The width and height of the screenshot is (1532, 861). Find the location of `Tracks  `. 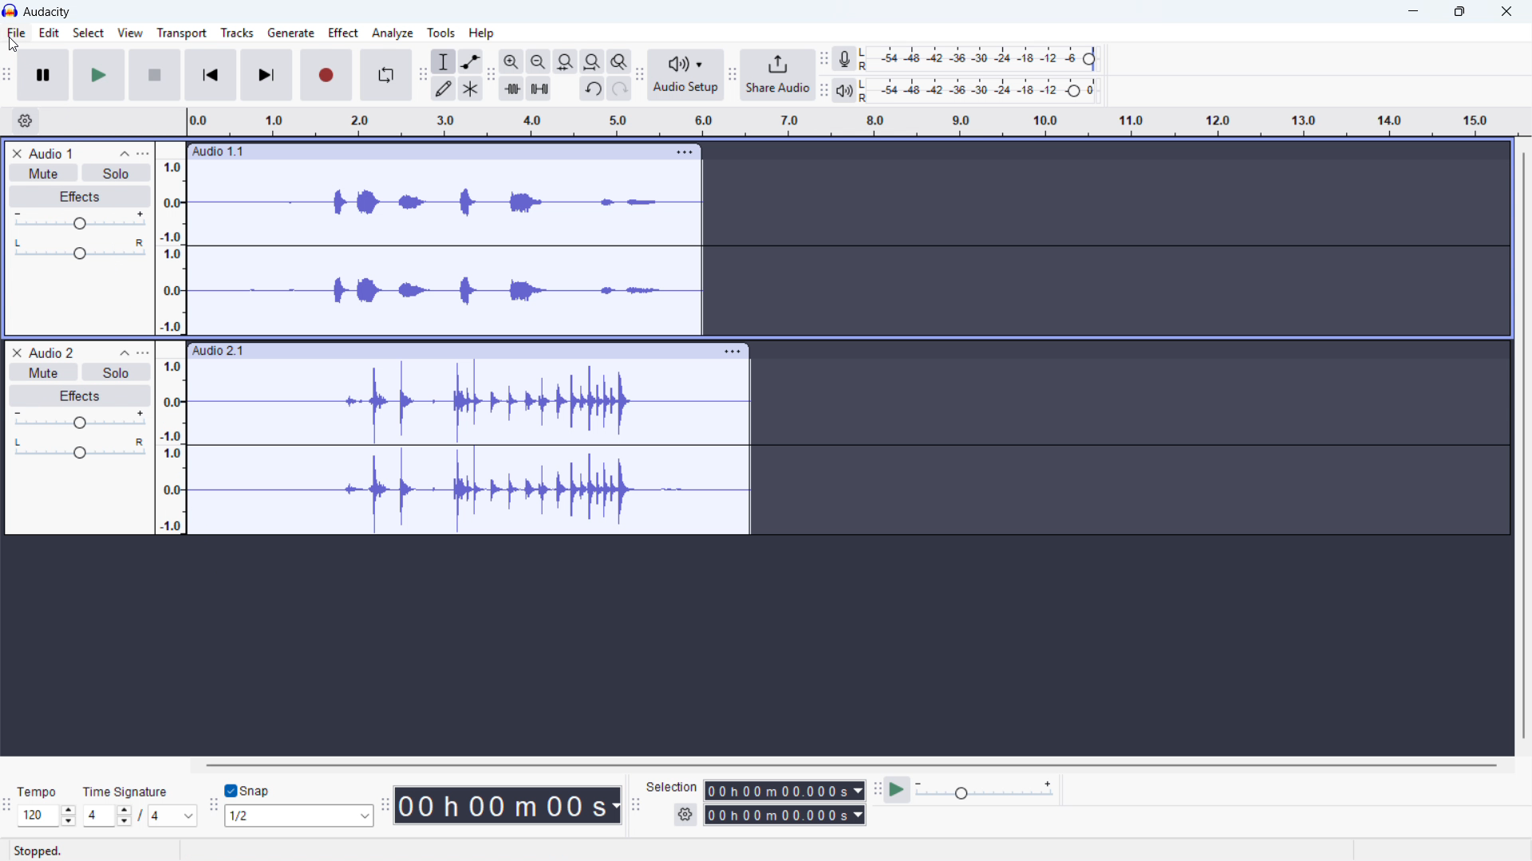

Tracks   is located at coordinates (236, 32).